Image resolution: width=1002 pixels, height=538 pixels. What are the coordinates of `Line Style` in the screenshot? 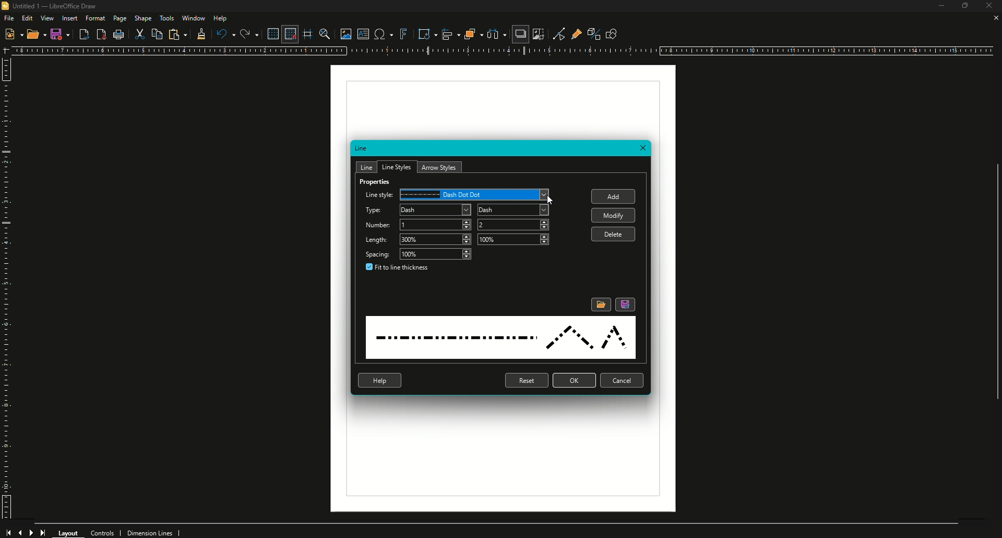 It's located at (500, 338).